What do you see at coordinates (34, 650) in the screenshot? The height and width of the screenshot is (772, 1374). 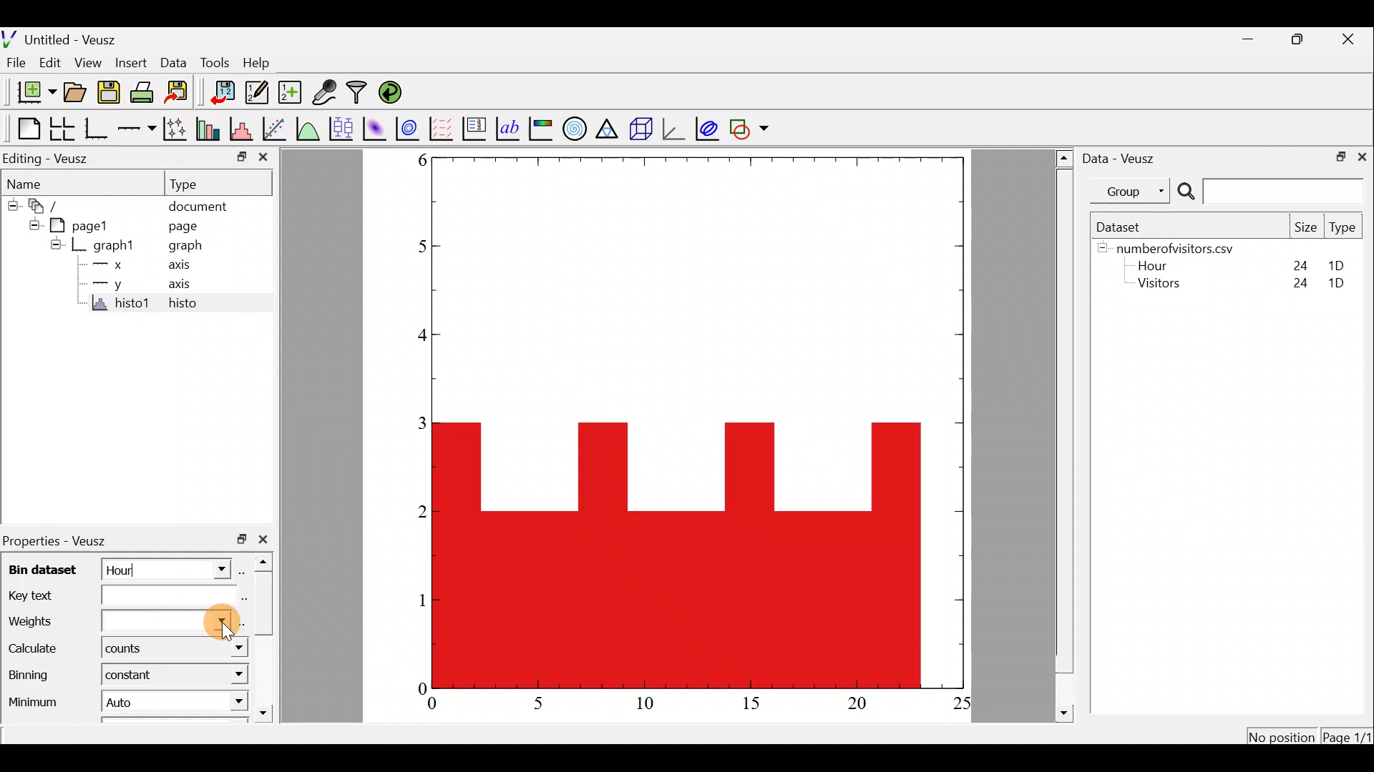 I see `Calculate` at bounding box center [34, 650].